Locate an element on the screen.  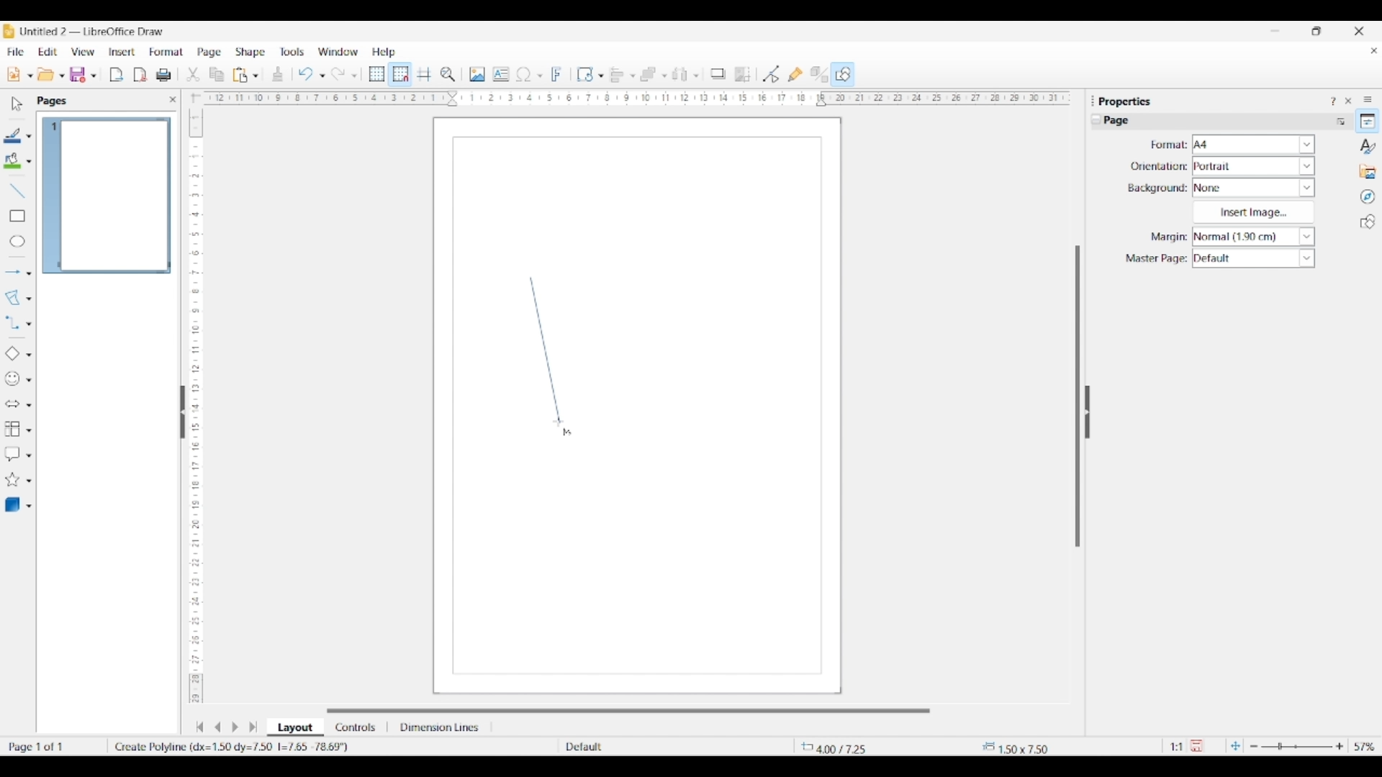
Slider to change zoom in/out is located at coordinates (1296, 746).